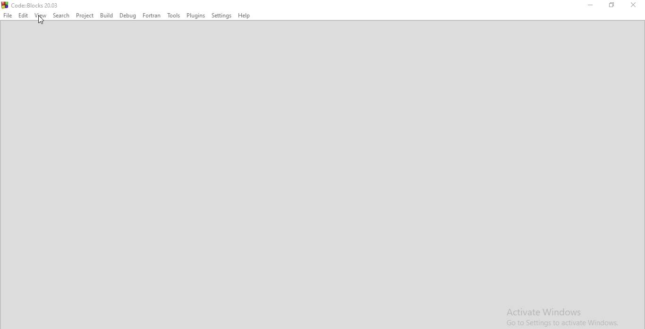  What do you see at coordinates (591, 5) in the screenshot?
I see `Minimize` at bounding box center [591, 5].